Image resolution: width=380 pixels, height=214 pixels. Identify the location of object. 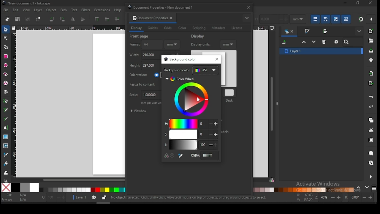
(51, 10).